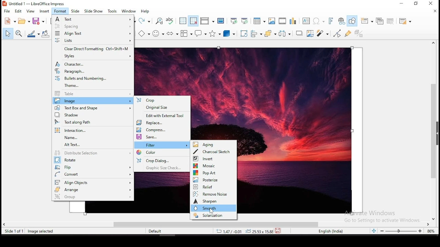 This screenshot has width=440, height=247. I want to click on original size, so click(163, 108).